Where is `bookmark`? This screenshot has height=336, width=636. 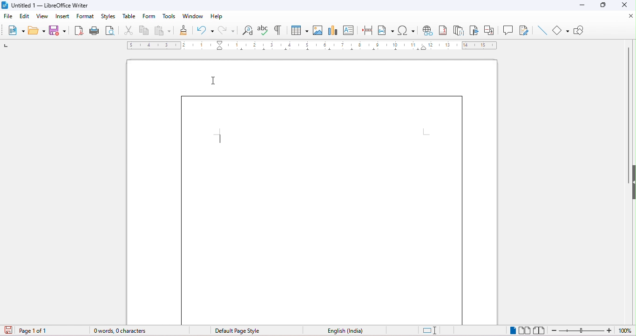
bookmark is located at coordinates (474, 31).